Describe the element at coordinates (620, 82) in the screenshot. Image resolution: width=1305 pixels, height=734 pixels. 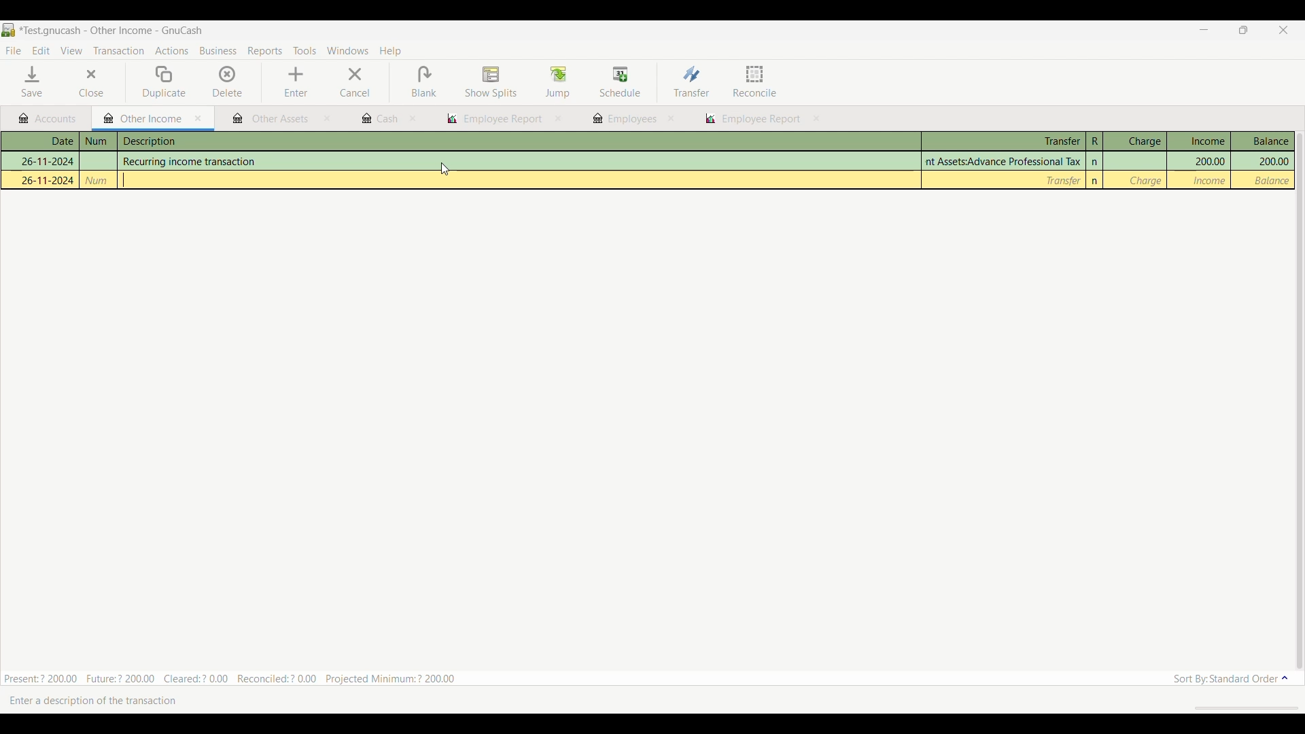
I see `Schedule` at that location.